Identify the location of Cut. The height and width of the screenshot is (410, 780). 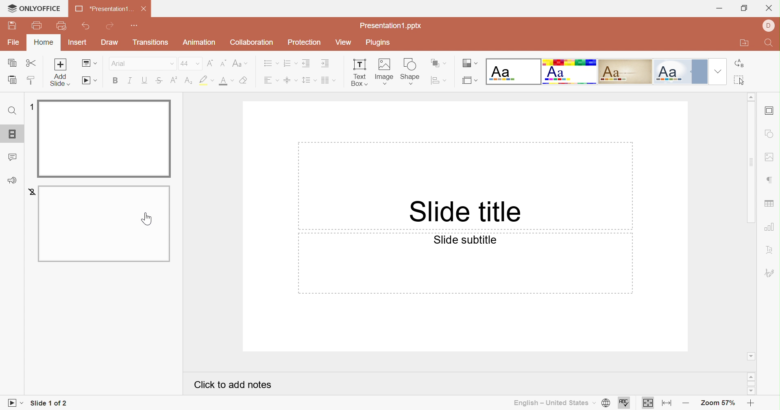
(33, 63).